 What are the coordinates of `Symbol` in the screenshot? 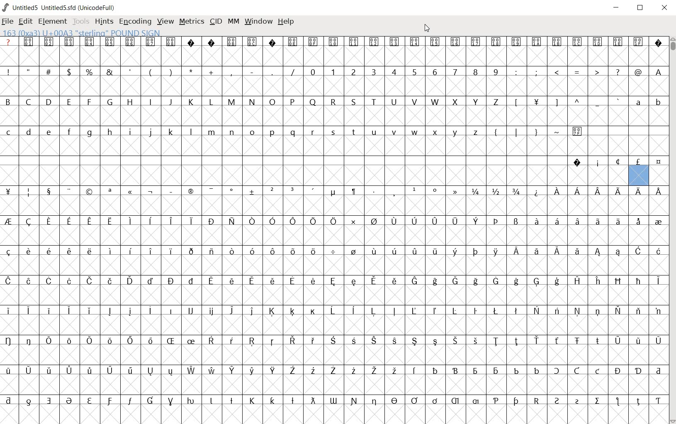 It's located at (253, 41).